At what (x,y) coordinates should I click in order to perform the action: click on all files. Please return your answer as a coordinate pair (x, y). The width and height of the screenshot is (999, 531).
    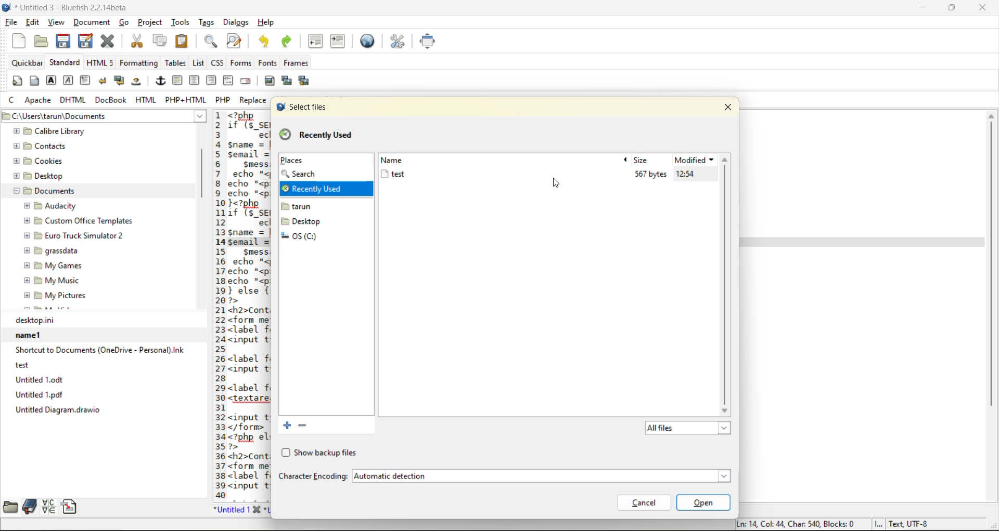
    Looking at the image, I should click on (685, 429).